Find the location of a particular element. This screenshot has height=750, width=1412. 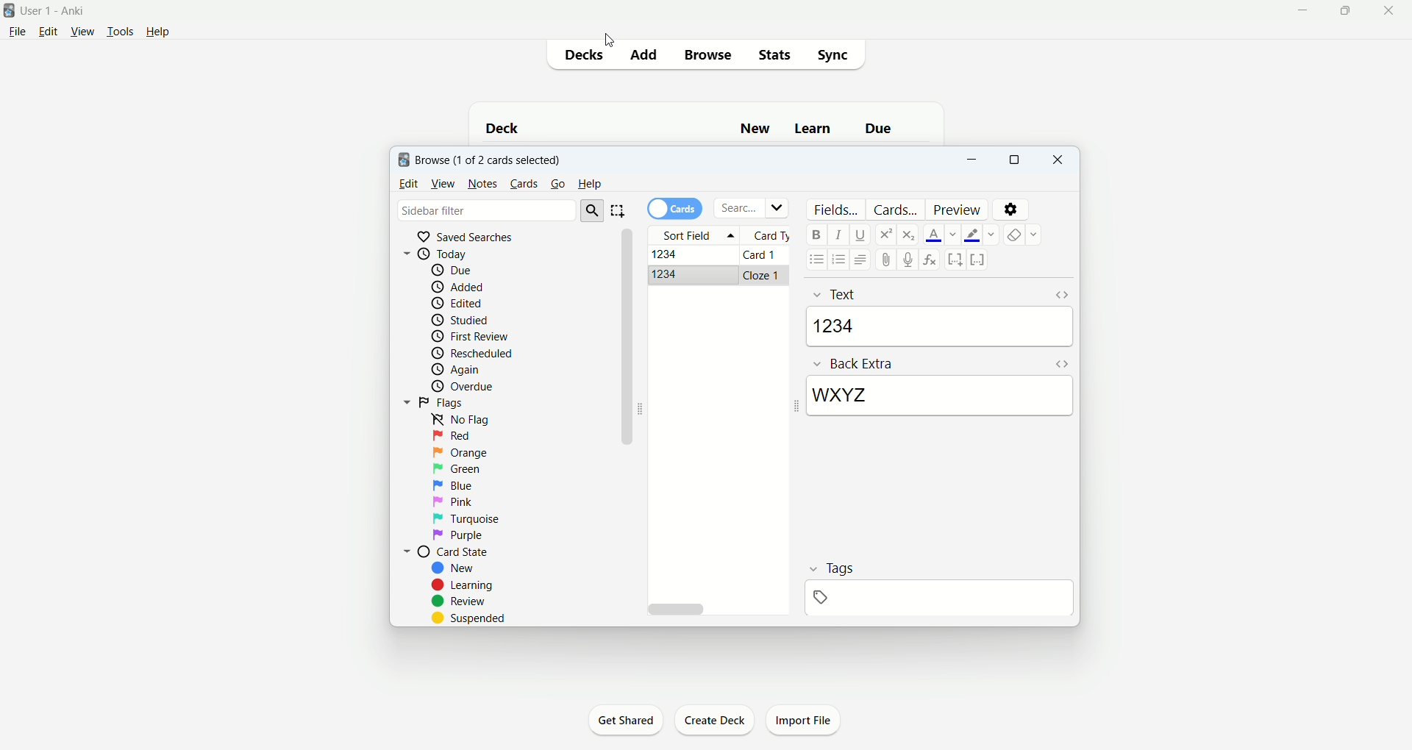

no flag is located at coordinates (460, 420).